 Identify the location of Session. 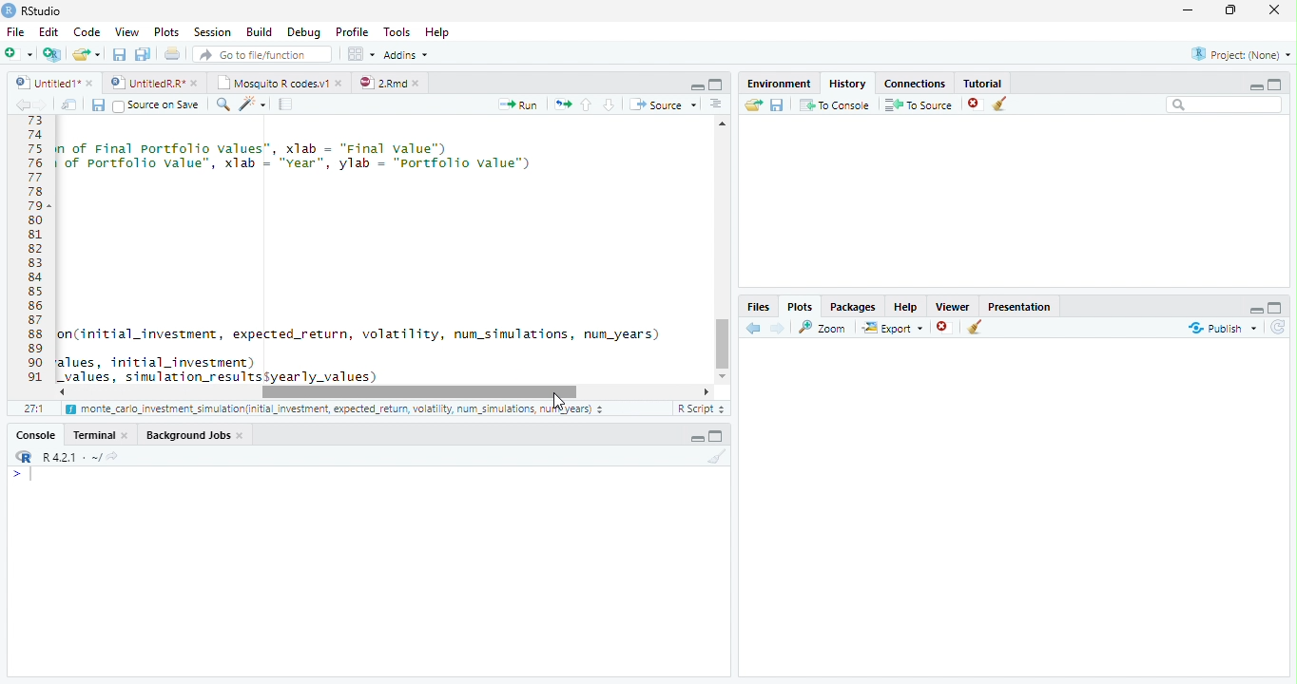
(211, 31).